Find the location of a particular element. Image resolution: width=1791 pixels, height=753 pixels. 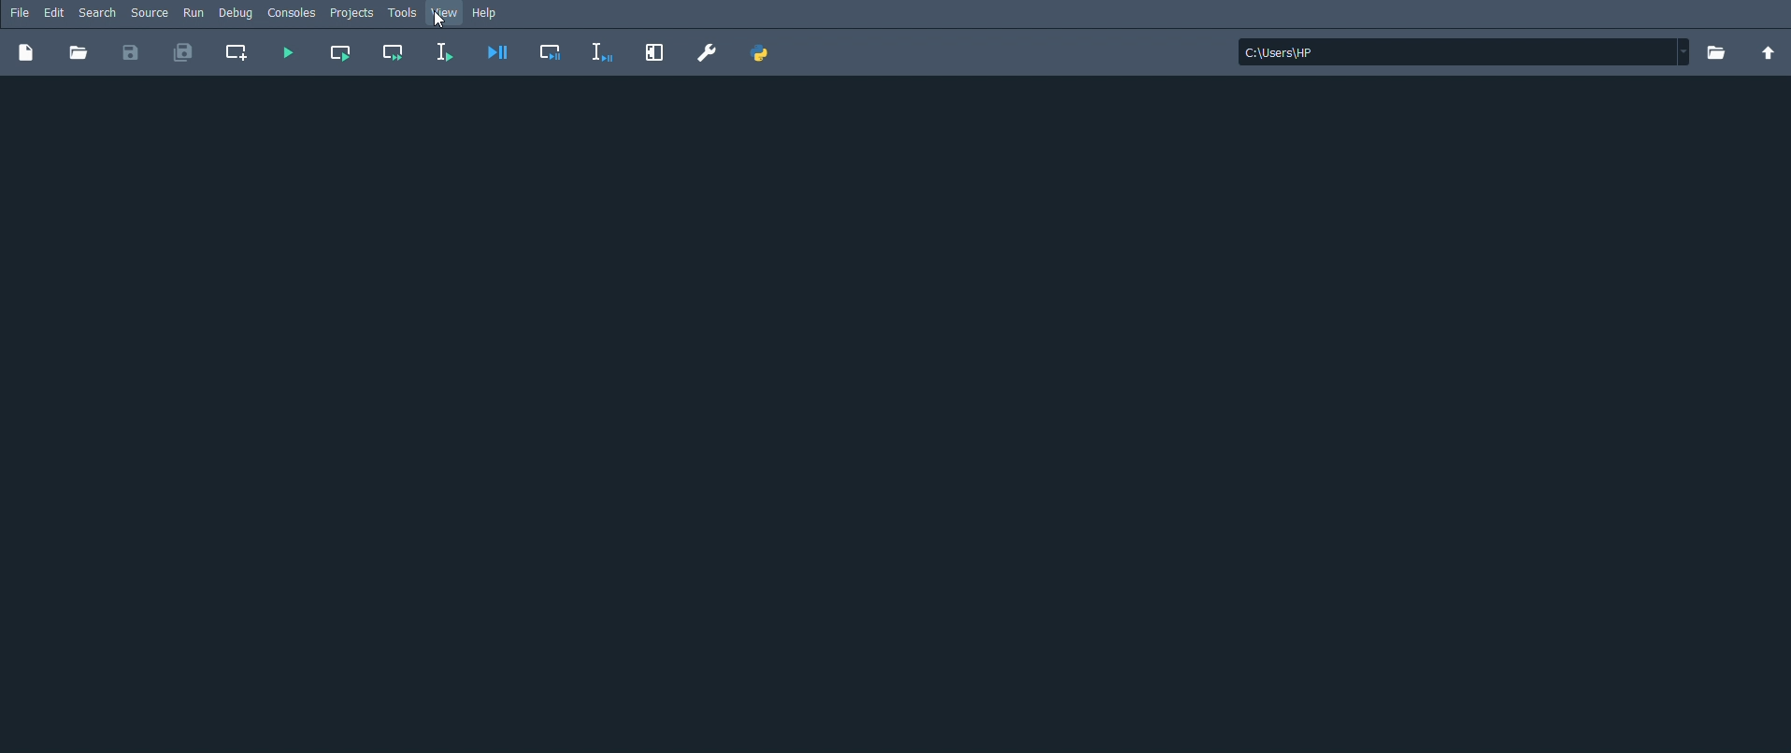

Source is located at coordinates (150, 13).